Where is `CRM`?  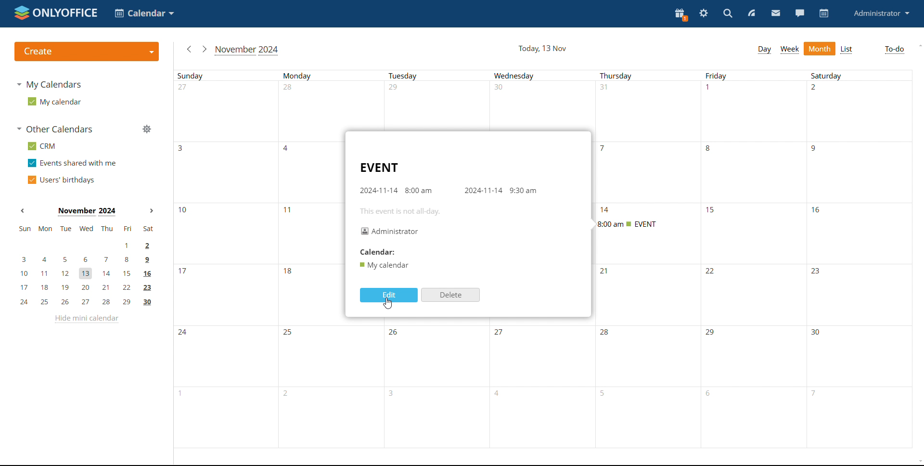
CRM is located at coordinates (42, 146).